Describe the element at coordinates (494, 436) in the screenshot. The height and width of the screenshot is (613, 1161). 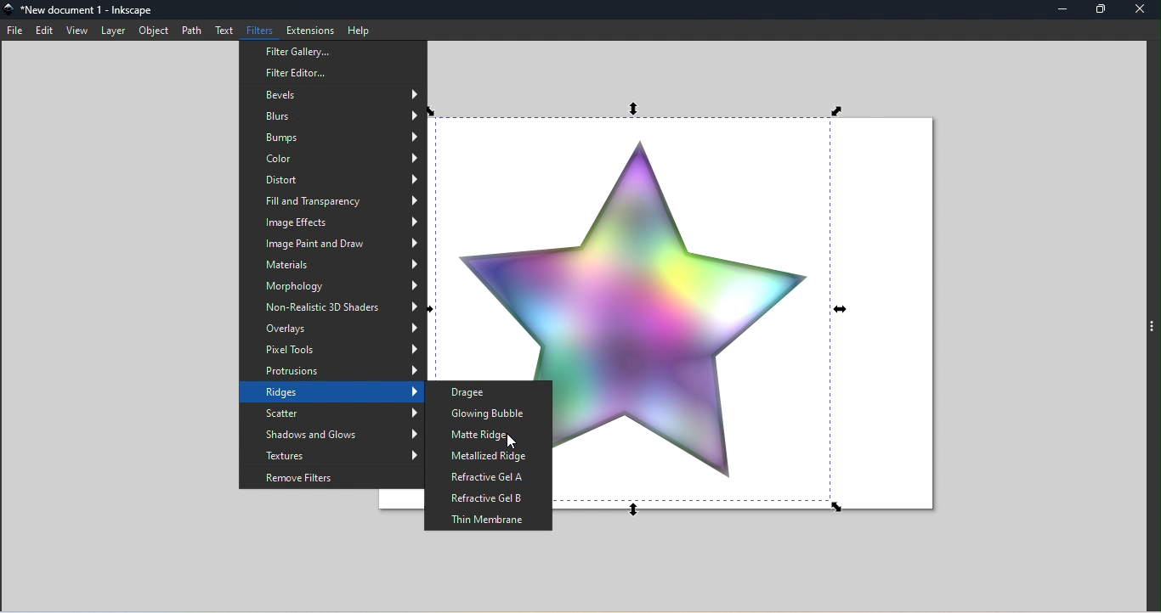
I see `Matte  Ridge` at that location.